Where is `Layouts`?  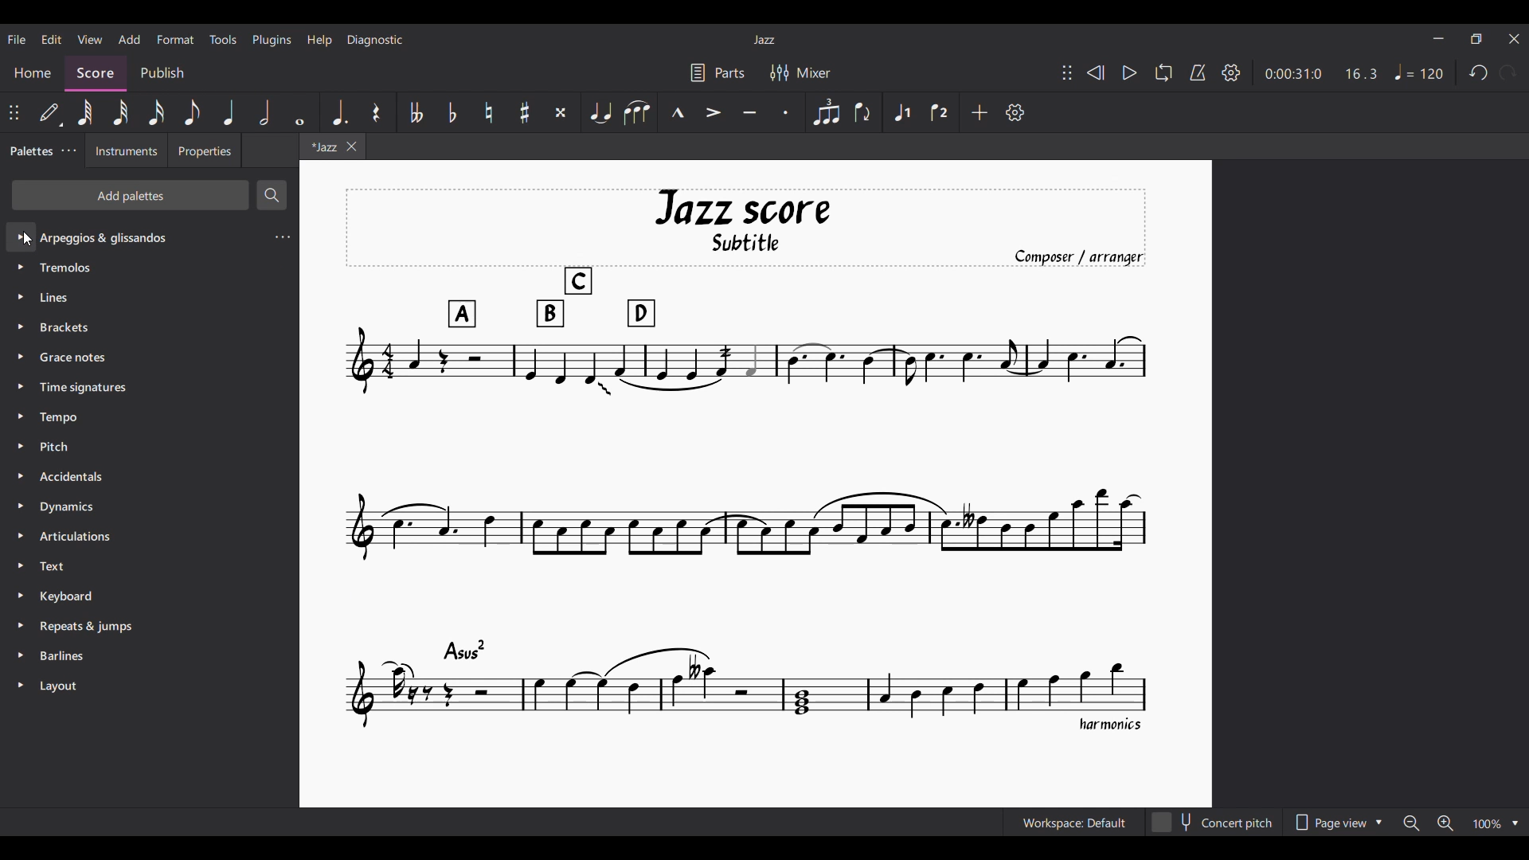
Layouts is located at coordinates (66, 688).